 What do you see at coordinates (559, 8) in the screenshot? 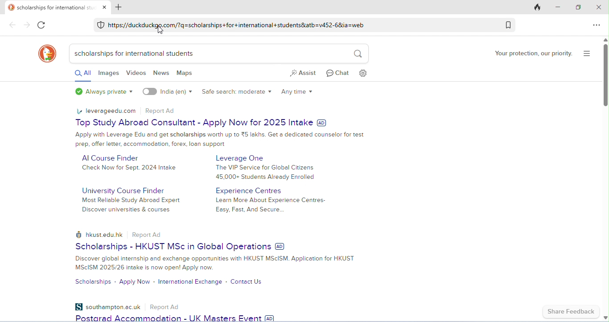
I see `minimize` at bounding box center [559, 8].